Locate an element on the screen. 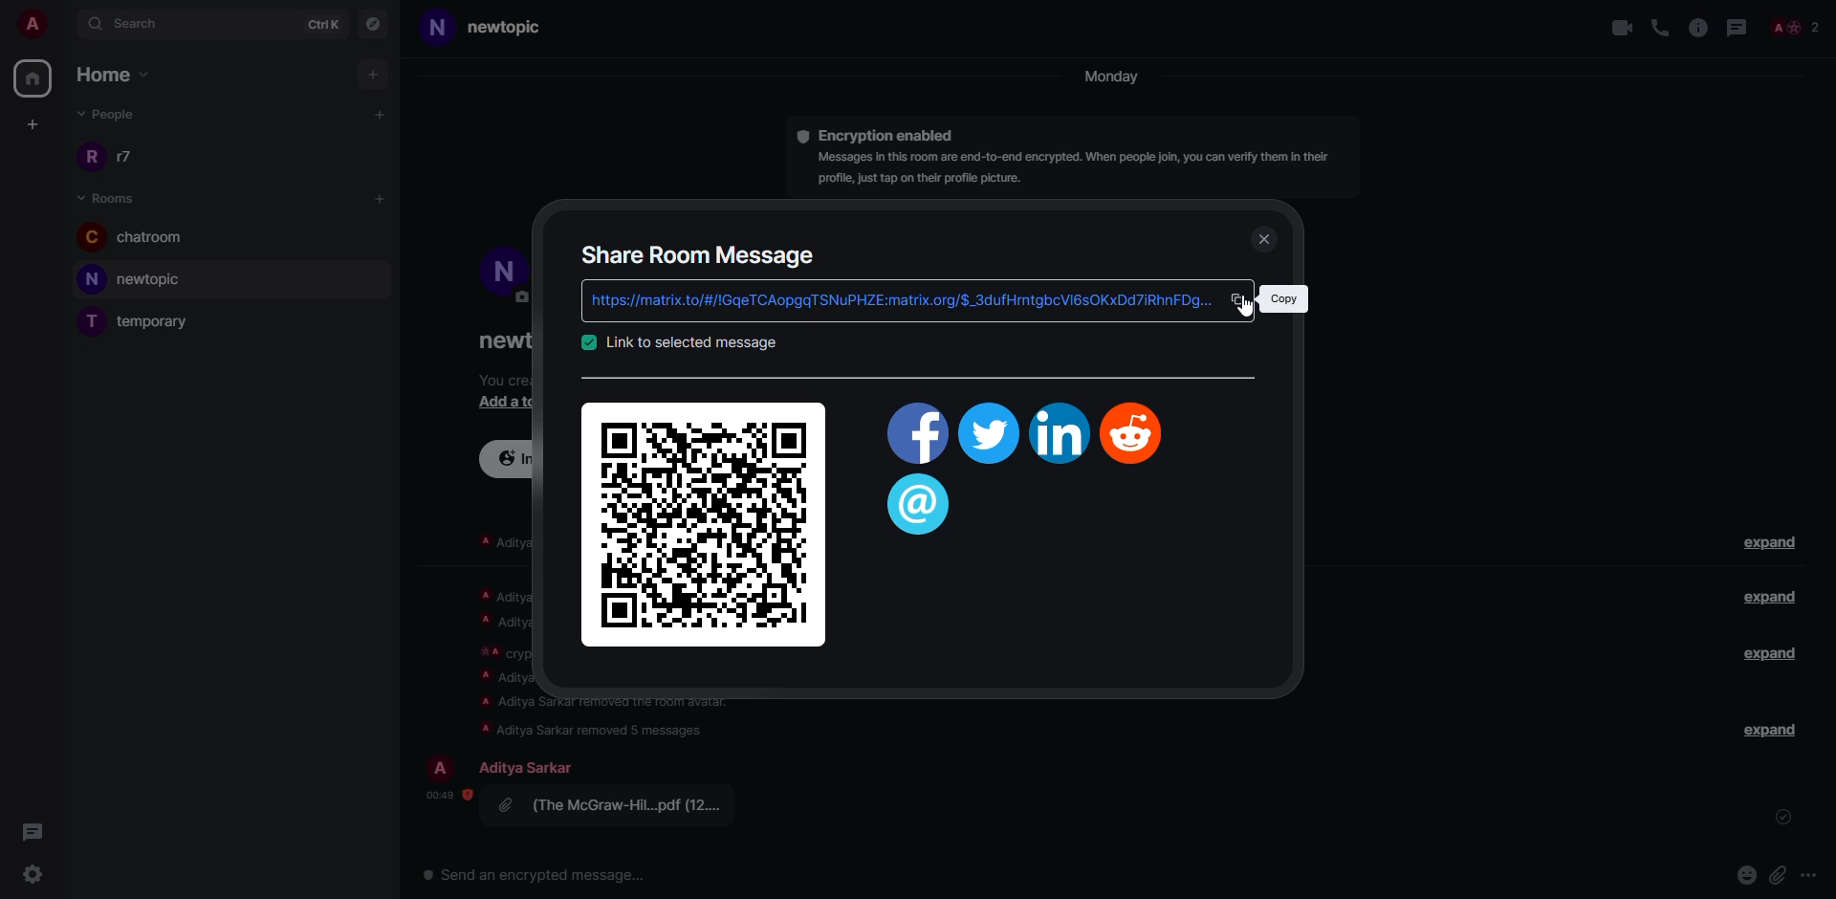 The width and height of the screenshot is (1836, 899). voice call is located at coordinates (1660, 27).